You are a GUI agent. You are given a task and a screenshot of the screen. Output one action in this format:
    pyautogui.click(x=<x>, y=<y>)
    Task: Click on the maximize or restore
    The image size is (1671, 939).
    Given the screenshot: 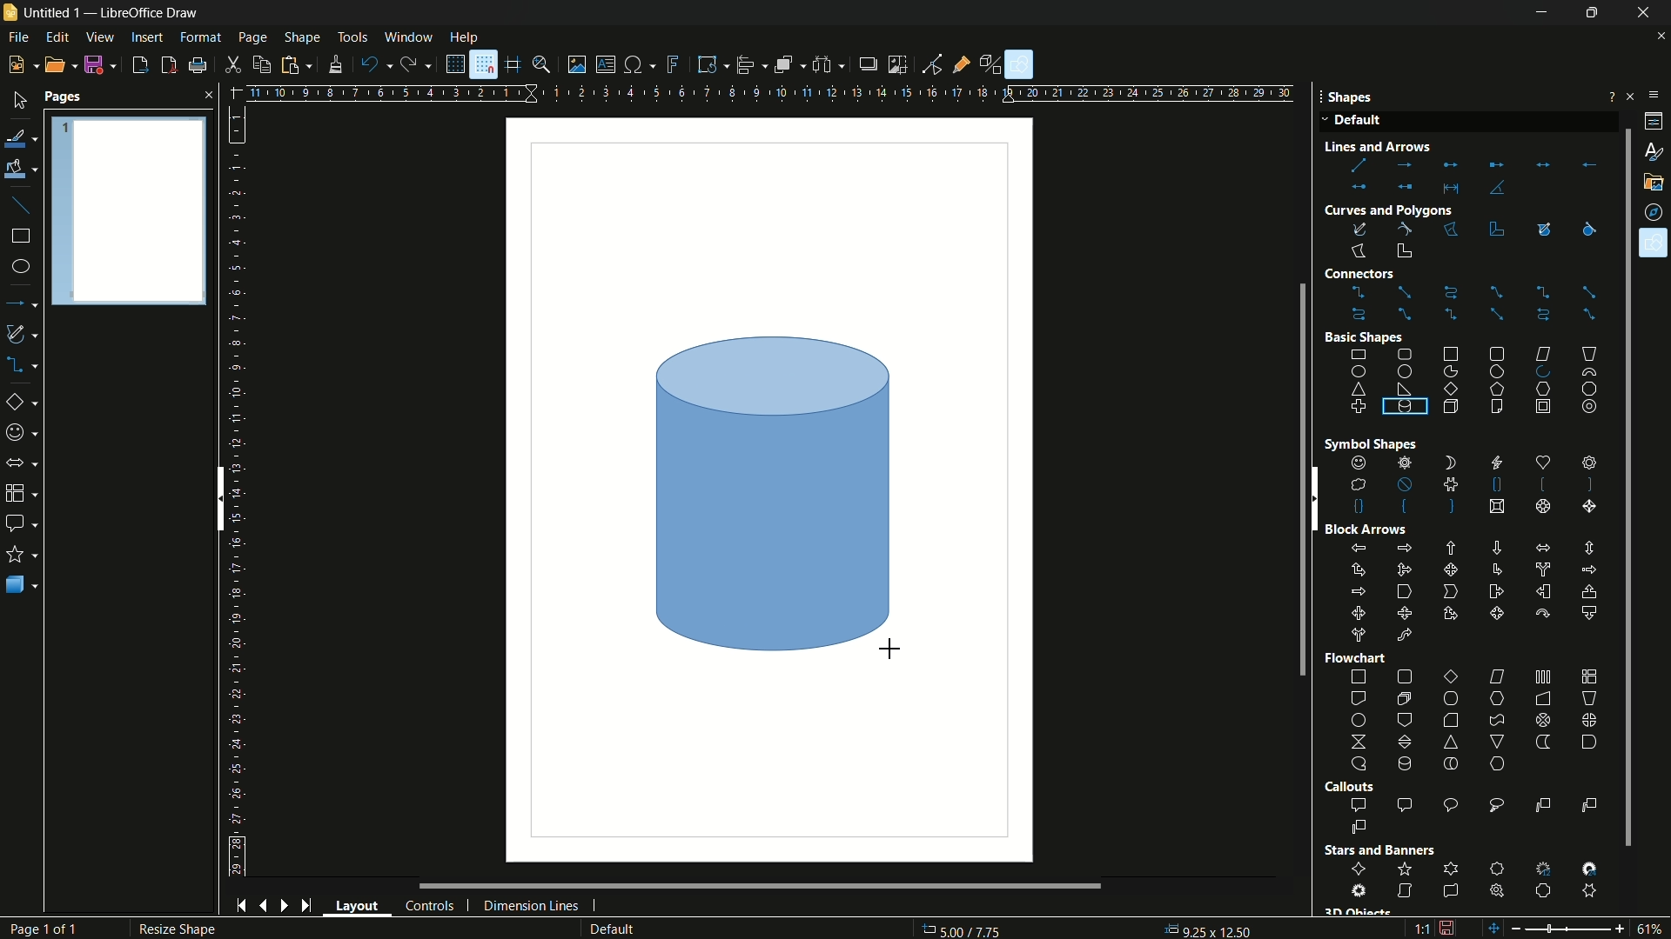 What is the action you would take?
    pyautogui.click(x=1596, y=13)
    